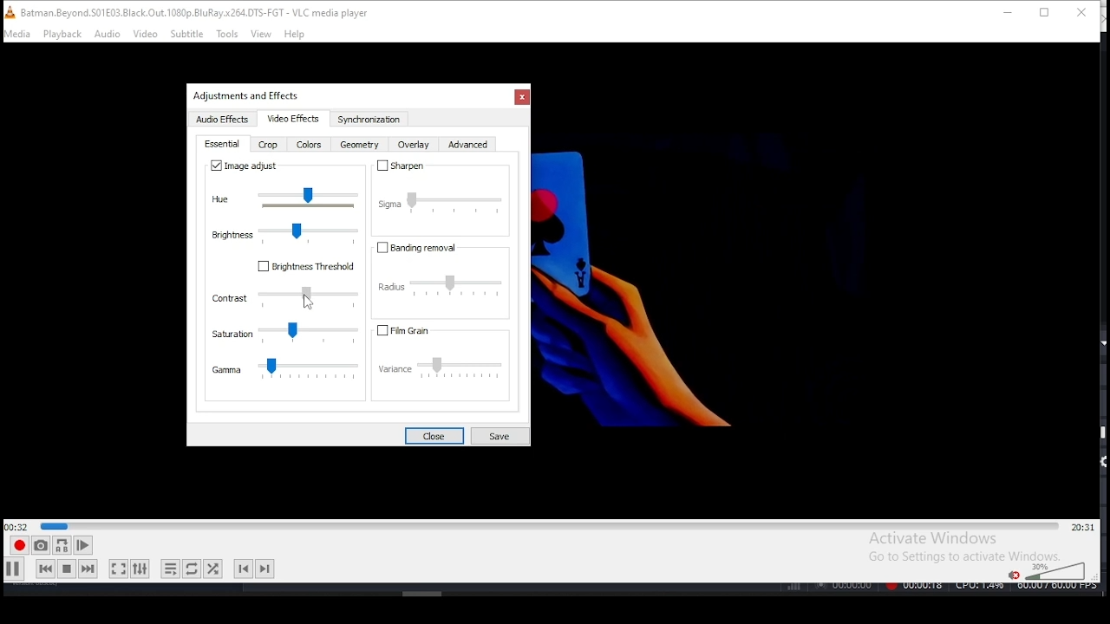 Image resolution: width=1110 pixels, height=624 pixels. Describe the element at coordinates (1054, 570) in the screenshot. I see `colume` at that location.